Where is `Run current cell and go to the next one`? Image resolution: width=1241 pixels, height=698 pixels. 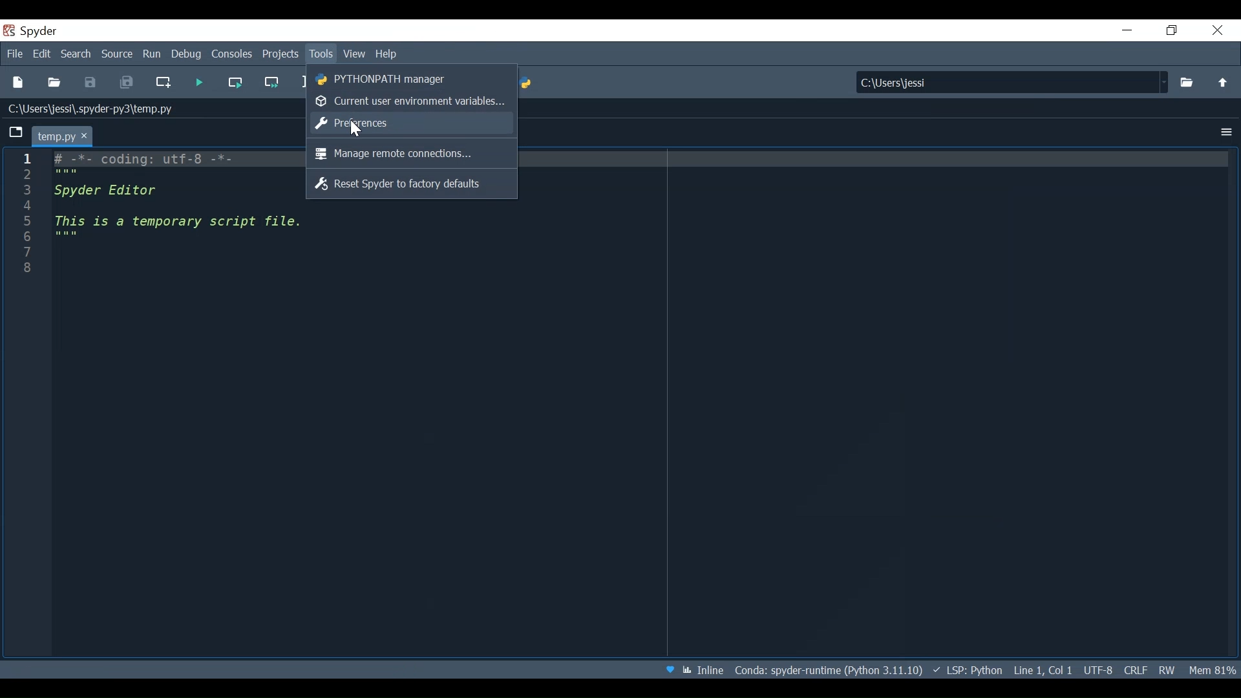 Run current cell and go to the next one is located at coordinates (273, 83).